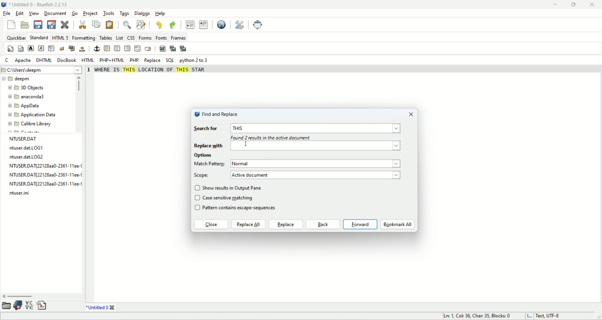 Image resolution: width=602 pixels, height=320 pixels. What do you see at coordinates (299, 147) in the screenshot?
I see `replace with` at bounding box center [299, 147].